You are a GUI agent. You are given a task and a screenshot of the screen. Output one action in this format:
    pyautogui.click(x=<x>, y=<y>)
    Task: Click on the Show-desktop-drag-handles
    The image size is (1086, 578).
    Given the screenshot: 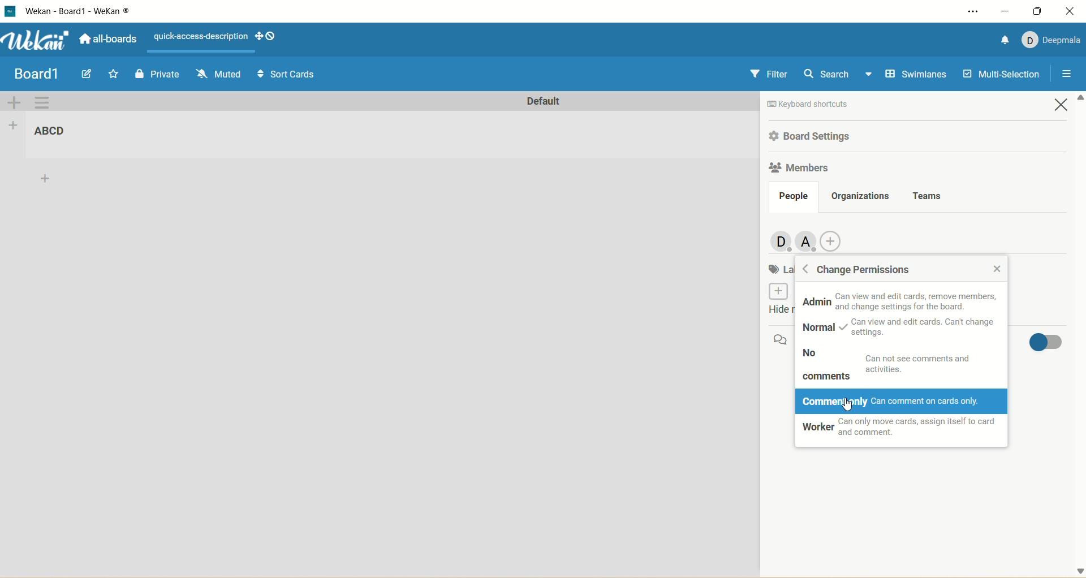 What is the action you would take?
    pyautogui.click(x=273, y=36)
    